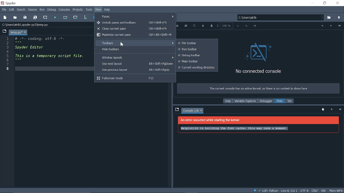 The height and width of the screenshot is (193, 344). I want to click on Browse a working directory, so click(329, 18).